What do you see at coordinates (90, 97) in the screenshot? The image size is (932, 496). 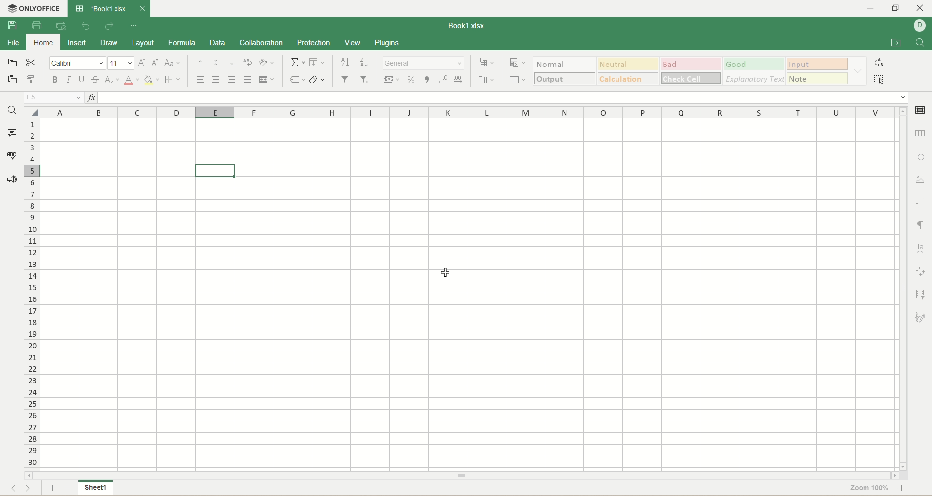 I see `insert function` at bounding box center [90, 97].